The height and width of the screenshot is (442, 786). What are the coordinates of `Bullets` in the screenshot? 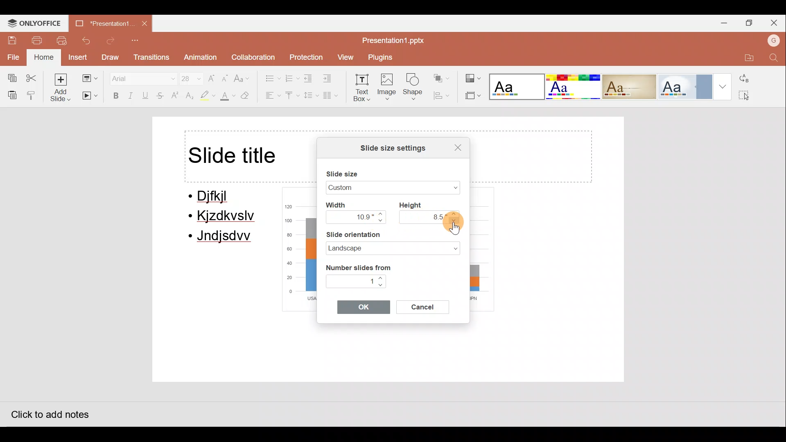 It's located at (269, 76).